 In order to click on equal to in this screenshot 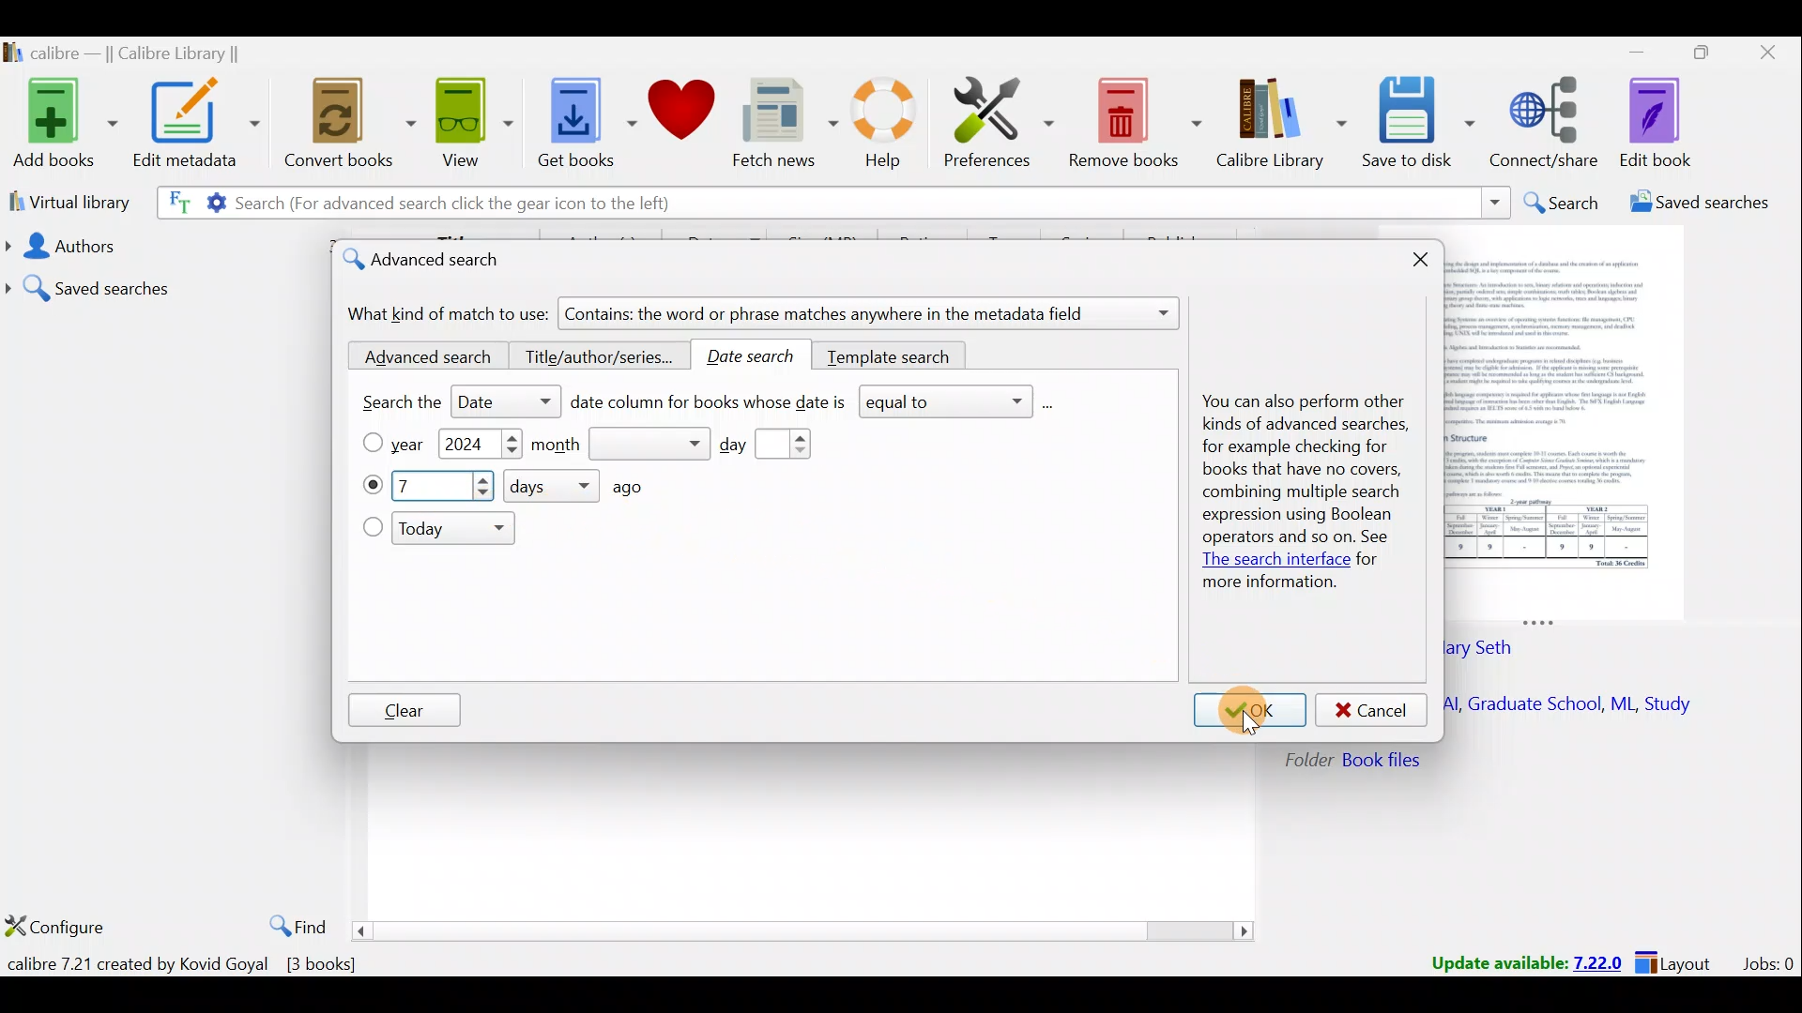, I will do `click(957, 403)`.